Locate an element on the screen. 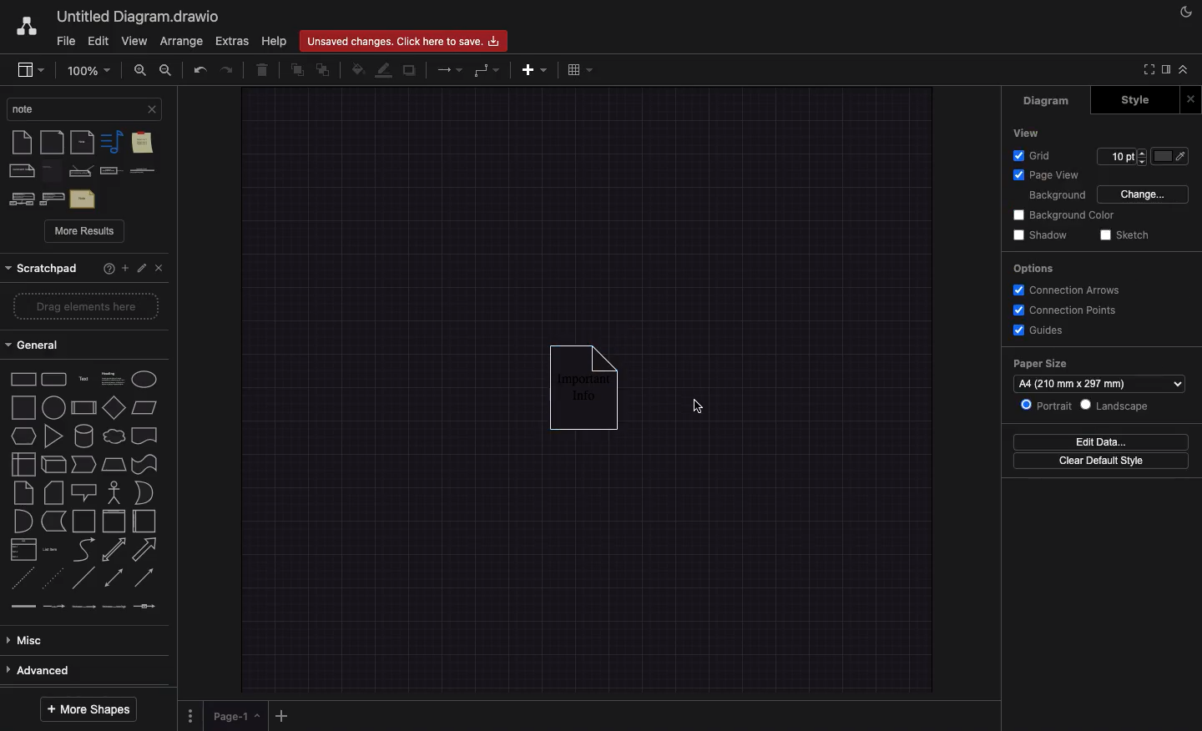 The image size is (1202, 731). dashed is located at coordinates (22, 583).